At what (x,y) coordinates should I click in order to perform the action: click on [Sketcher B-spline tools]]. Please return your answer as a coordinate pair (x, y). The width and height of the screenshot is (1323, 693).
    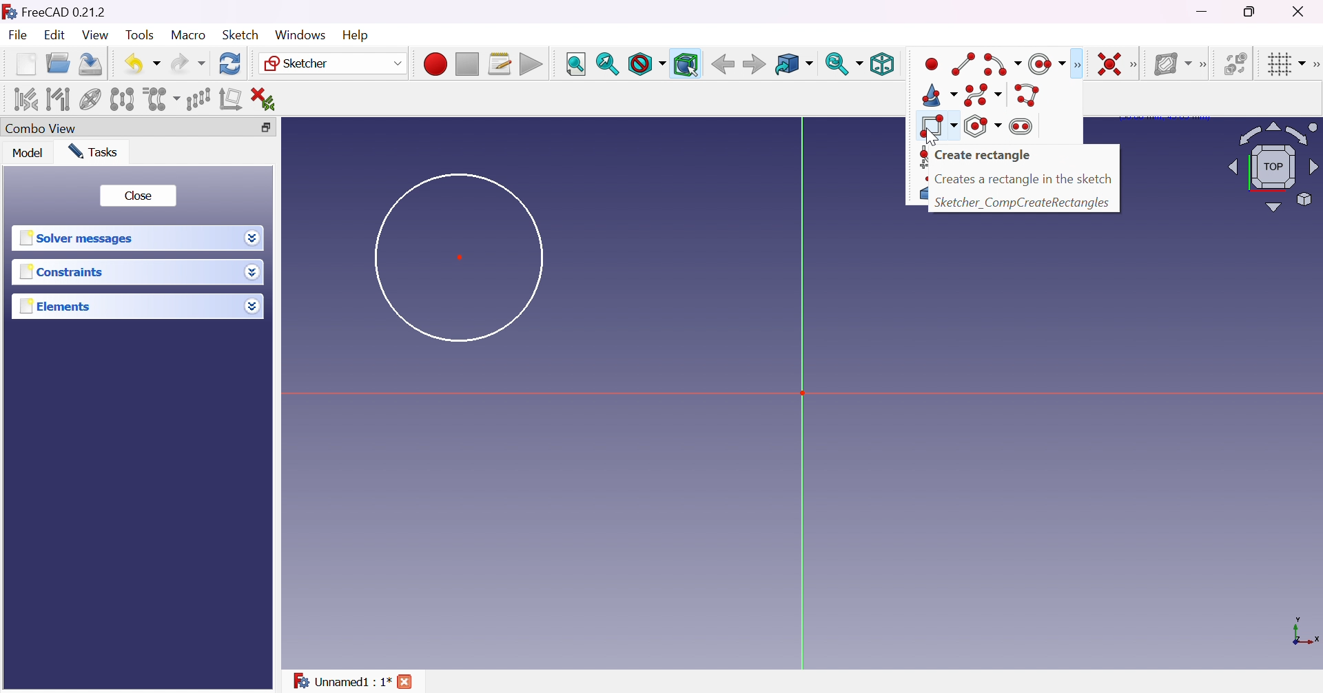
    Looking at the image, I should click on (1207, 65).